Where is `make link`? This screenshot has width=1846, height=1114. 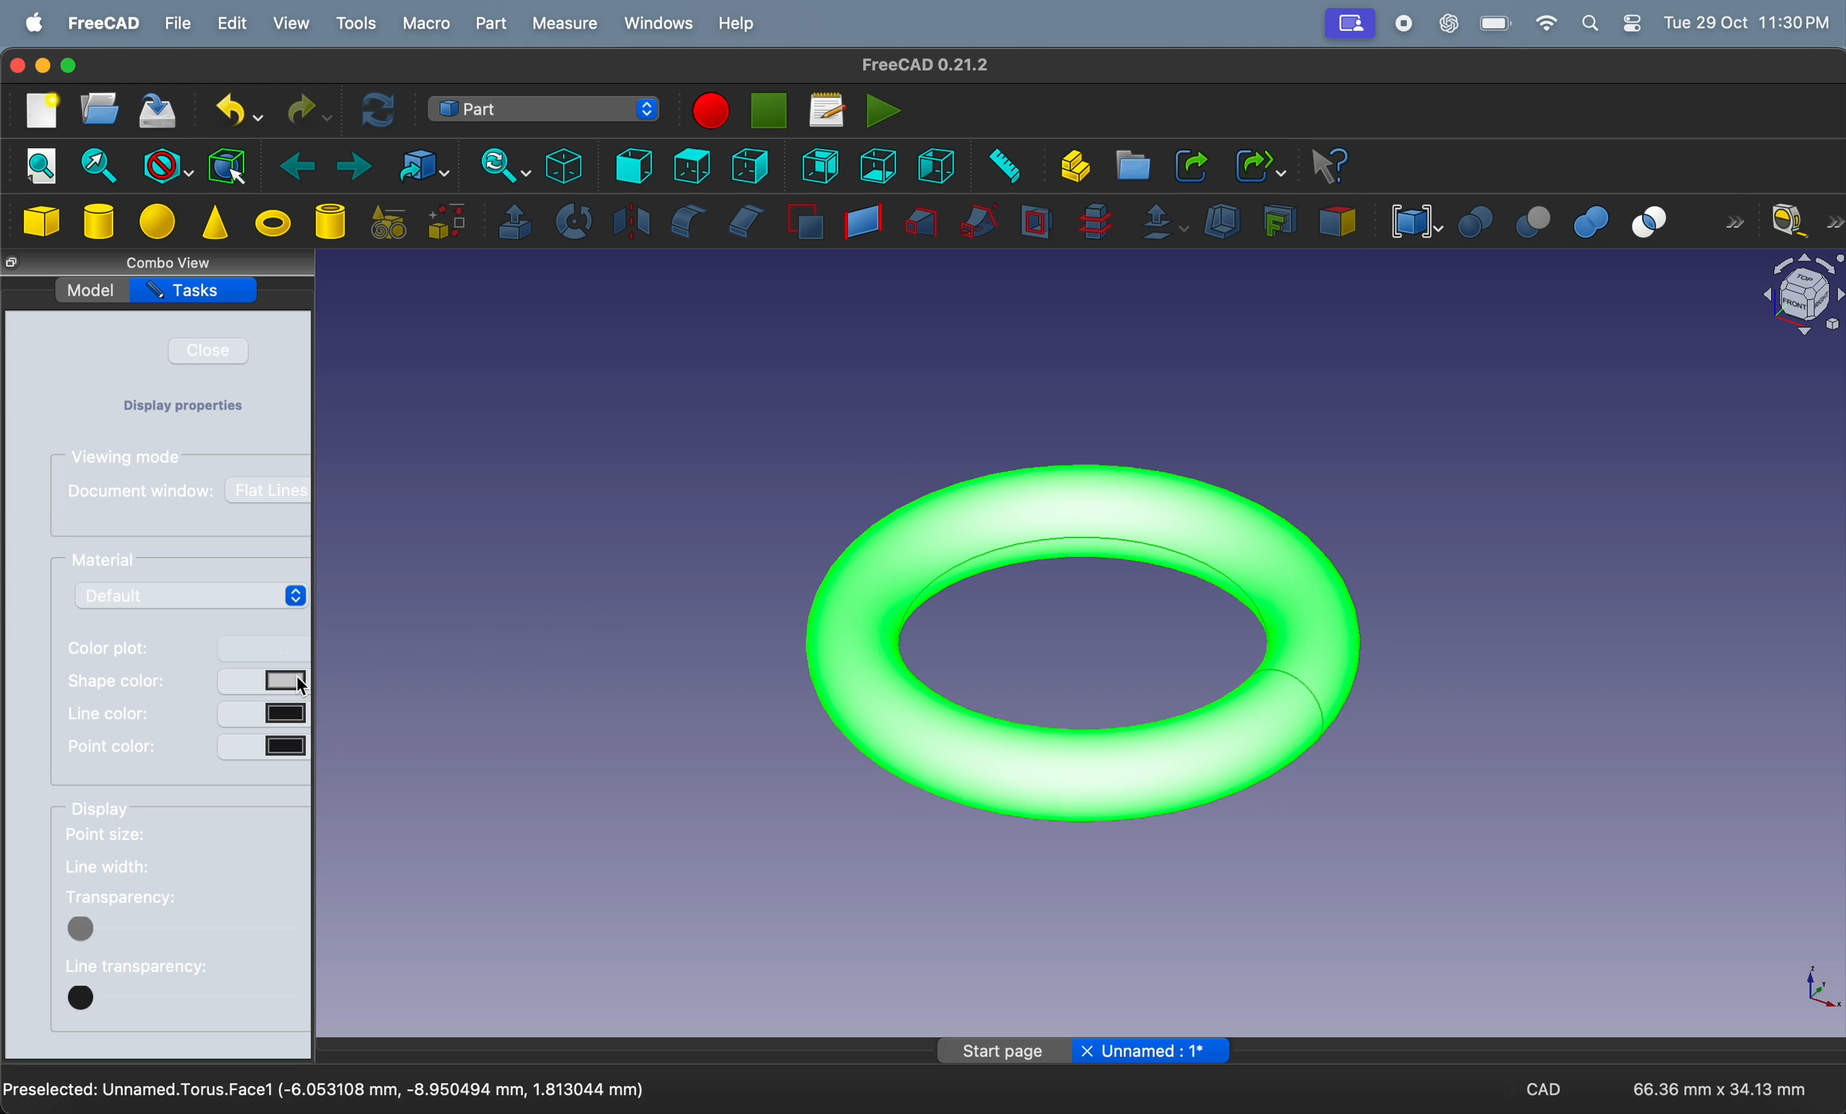 make link is located at coordinates (1191, 165).